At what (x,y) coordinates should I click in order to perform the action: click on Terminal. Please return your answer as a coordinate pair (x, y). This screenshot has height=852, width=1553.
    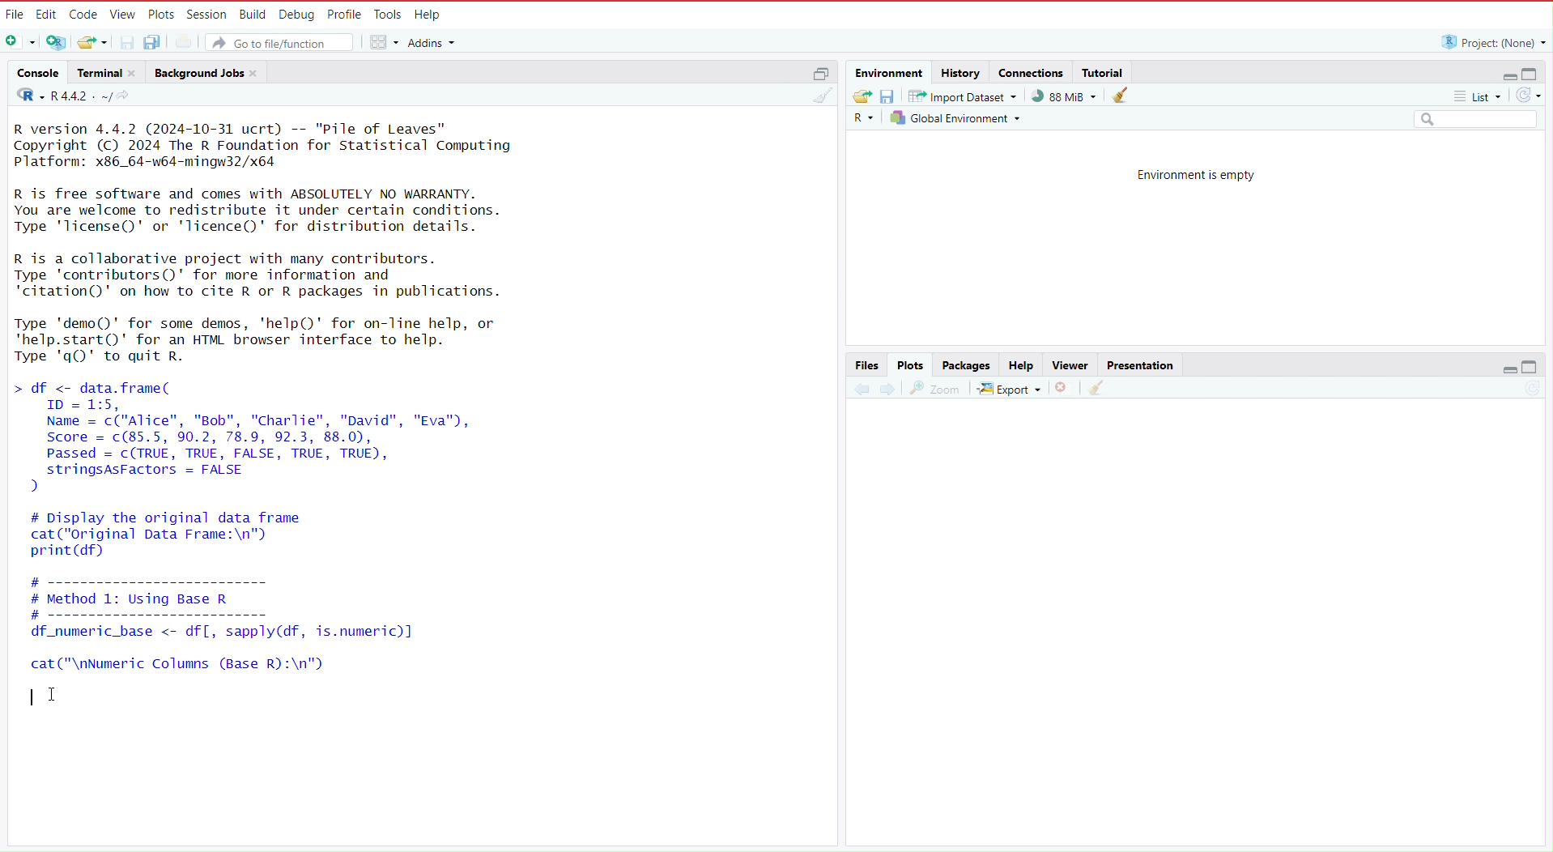
    Looking at the image, I should click on (96, 70).